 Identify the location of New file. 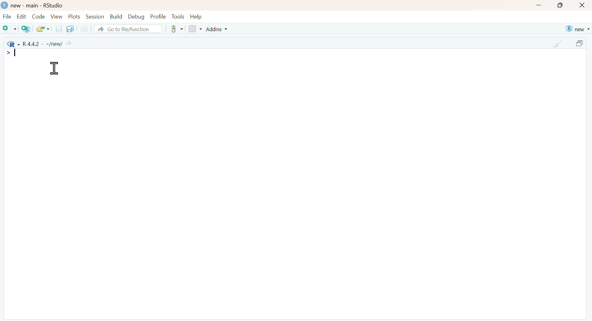
(10, 29).